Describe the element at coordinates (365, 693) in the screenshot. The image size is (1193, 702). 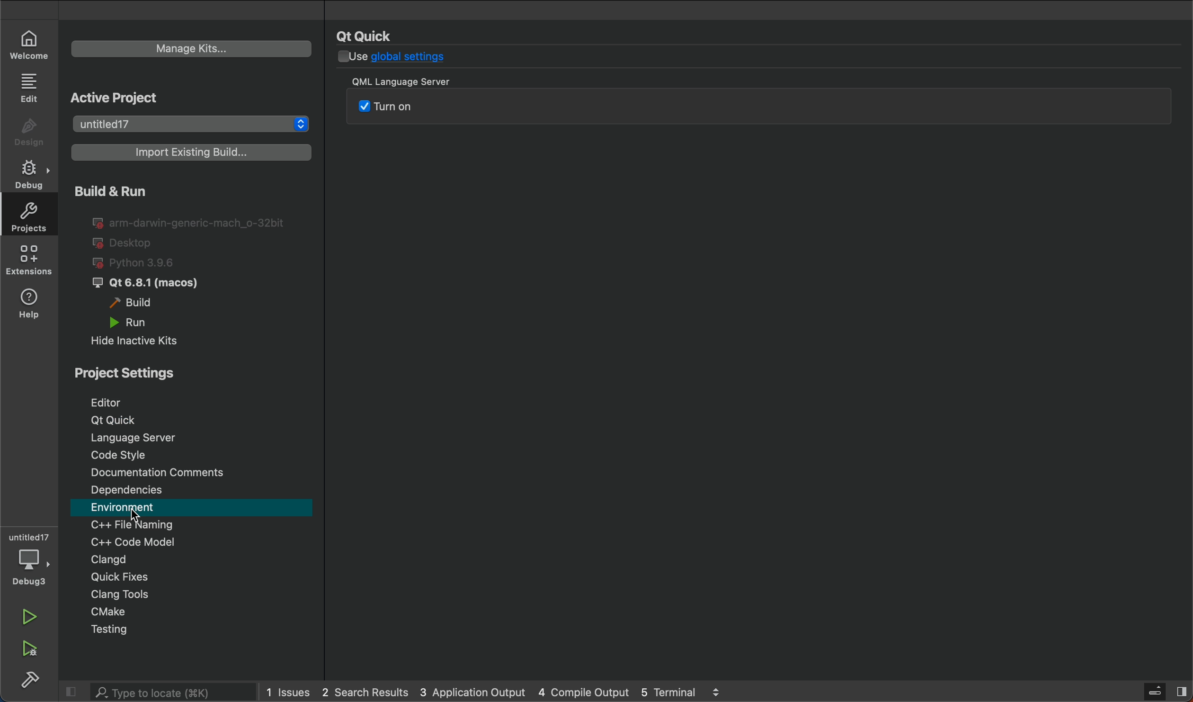
I see `2 search results` at that location.